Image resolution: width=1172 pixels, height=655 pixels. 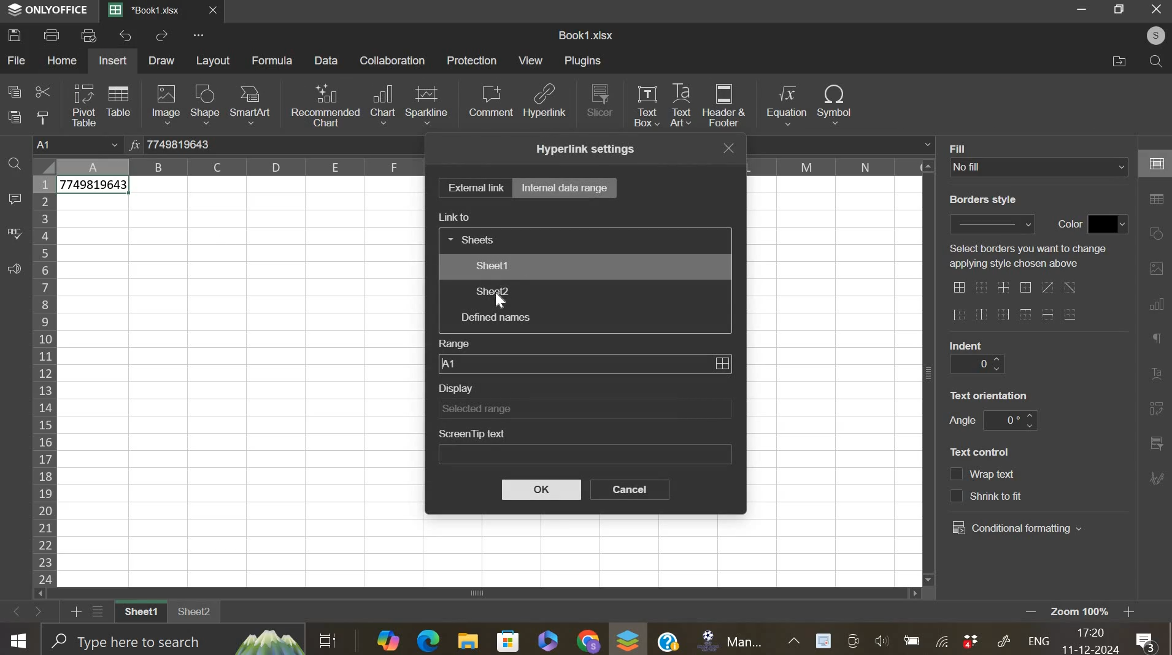 What do you see at coordinates (195, 145) in the screenshot?
I see `formula bar` at bounding box center [195, 145].